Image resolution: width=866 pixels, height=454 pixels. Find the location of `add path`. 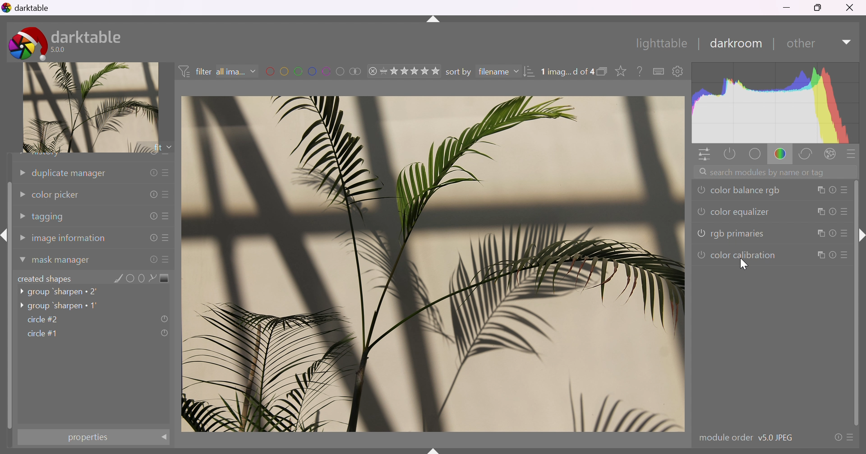

add path is located at coordinates (153, 278).